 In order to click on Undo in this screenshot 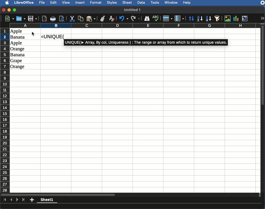, I will do `click(123, 19)`.